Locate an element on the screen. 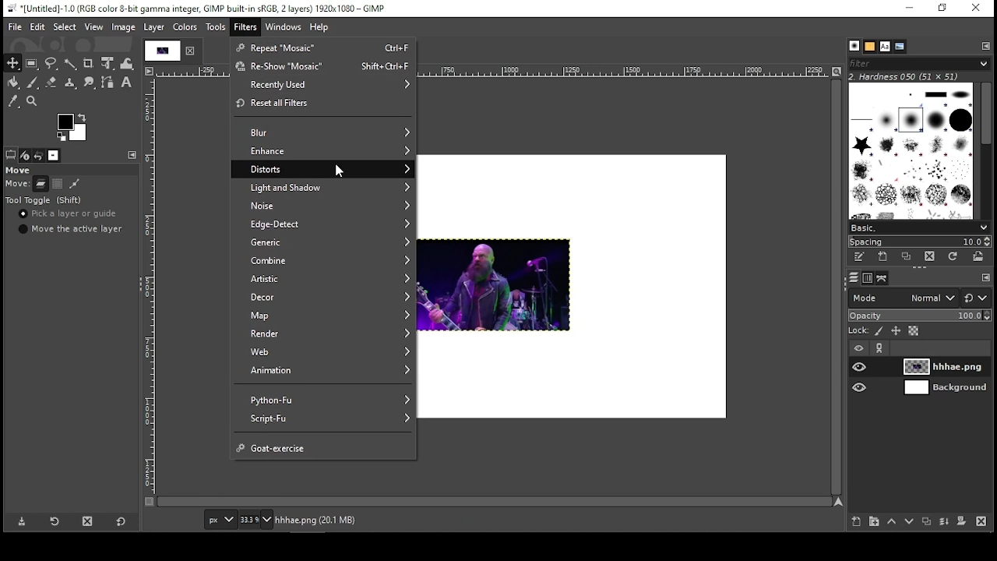  crop  tool is located at coordinates (89, 64).